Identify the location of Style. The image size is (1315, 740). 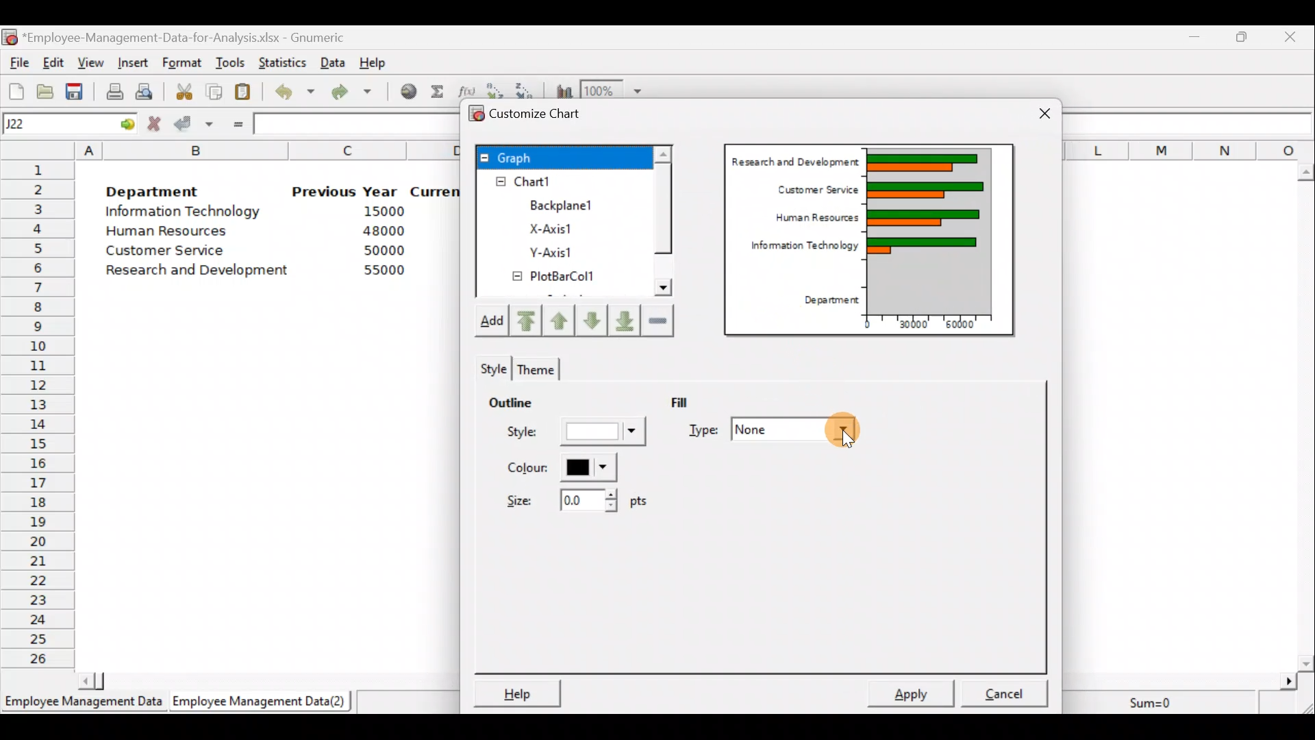
(572, 434).